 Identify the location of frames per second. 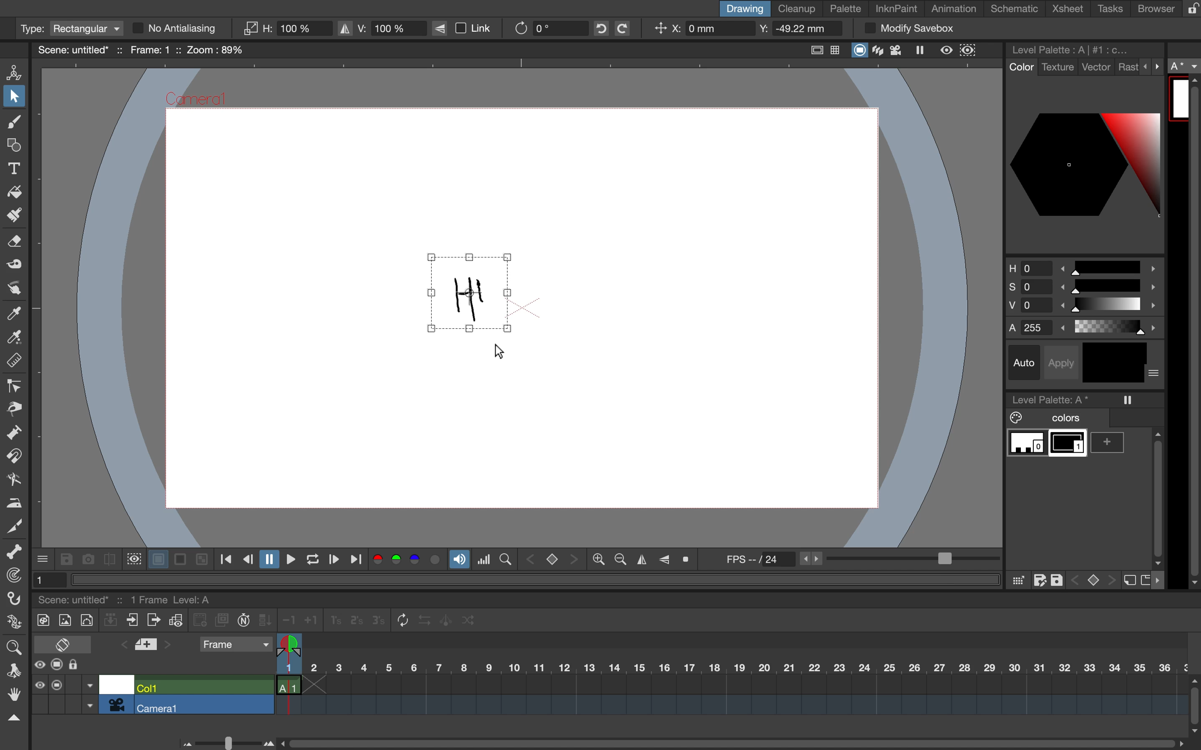
(857, 560).